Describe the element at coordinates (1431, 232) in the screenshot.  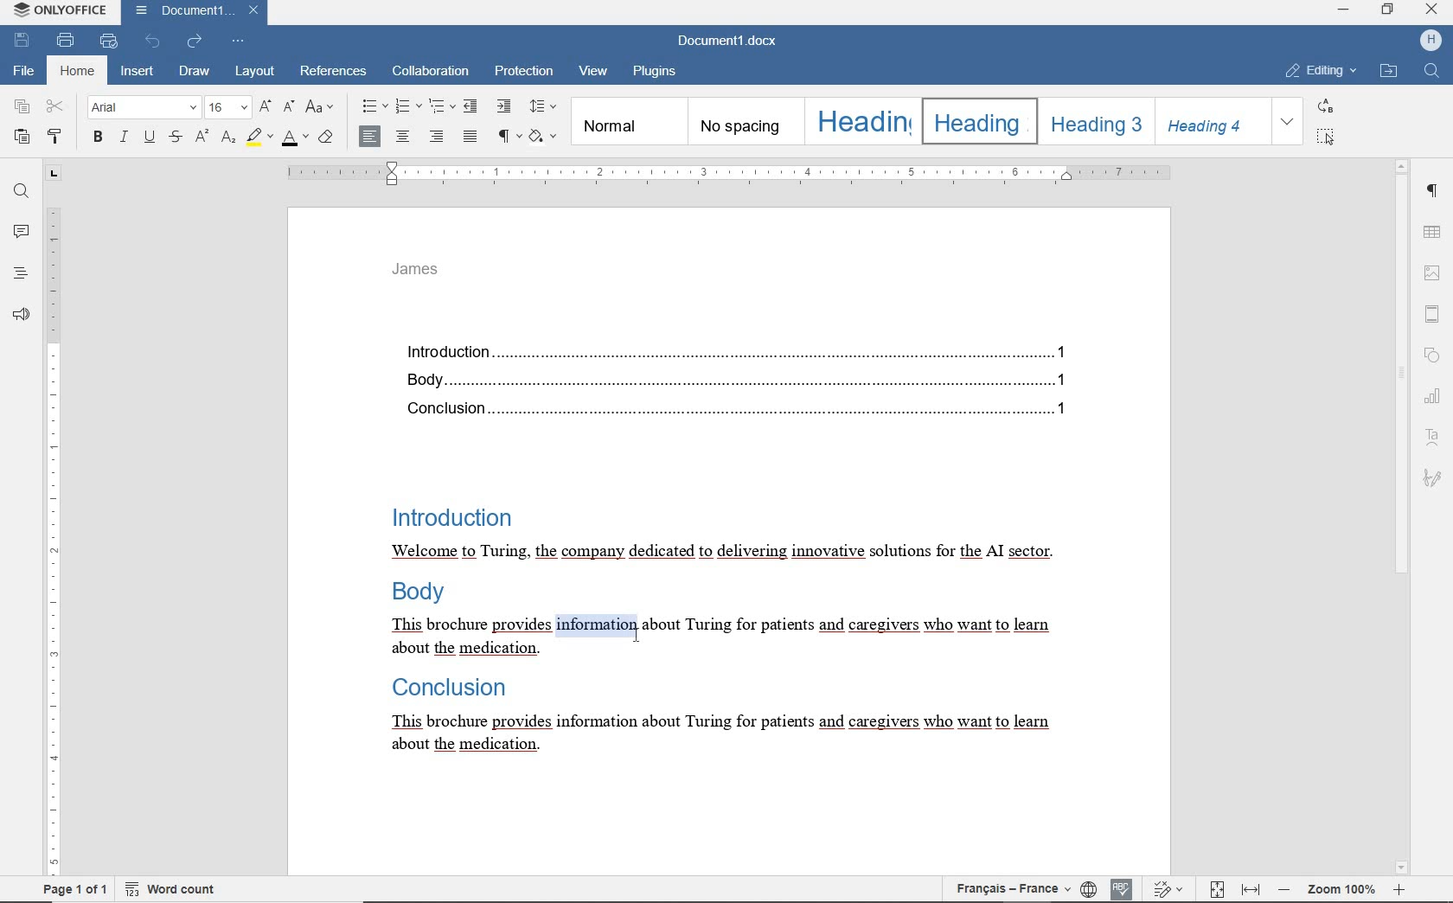
I see `TABLE` at that location.